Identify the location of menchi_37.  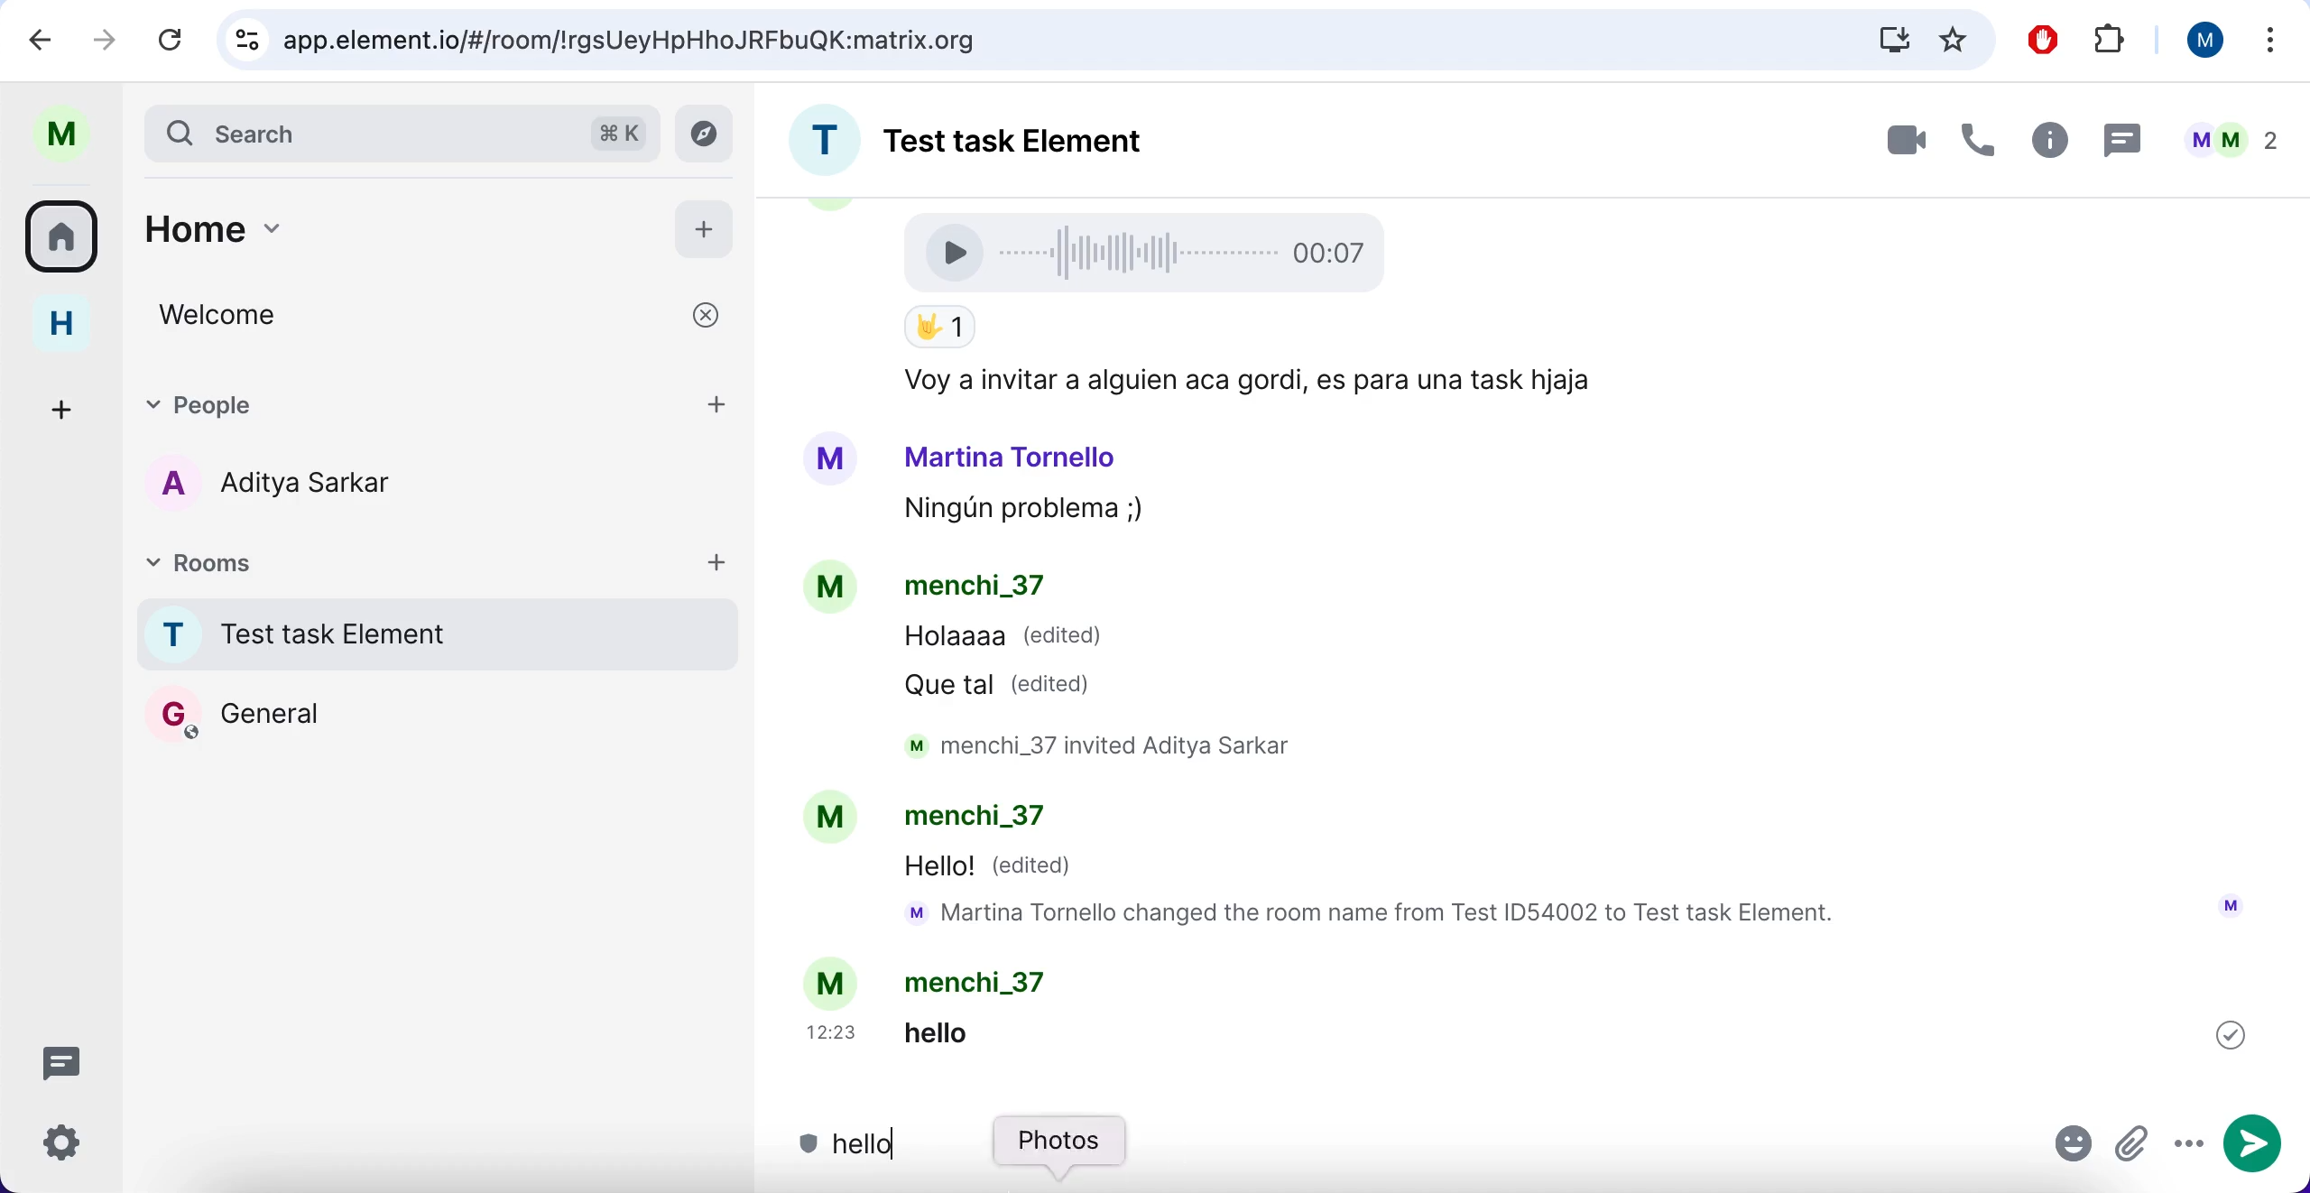
(975, 588).